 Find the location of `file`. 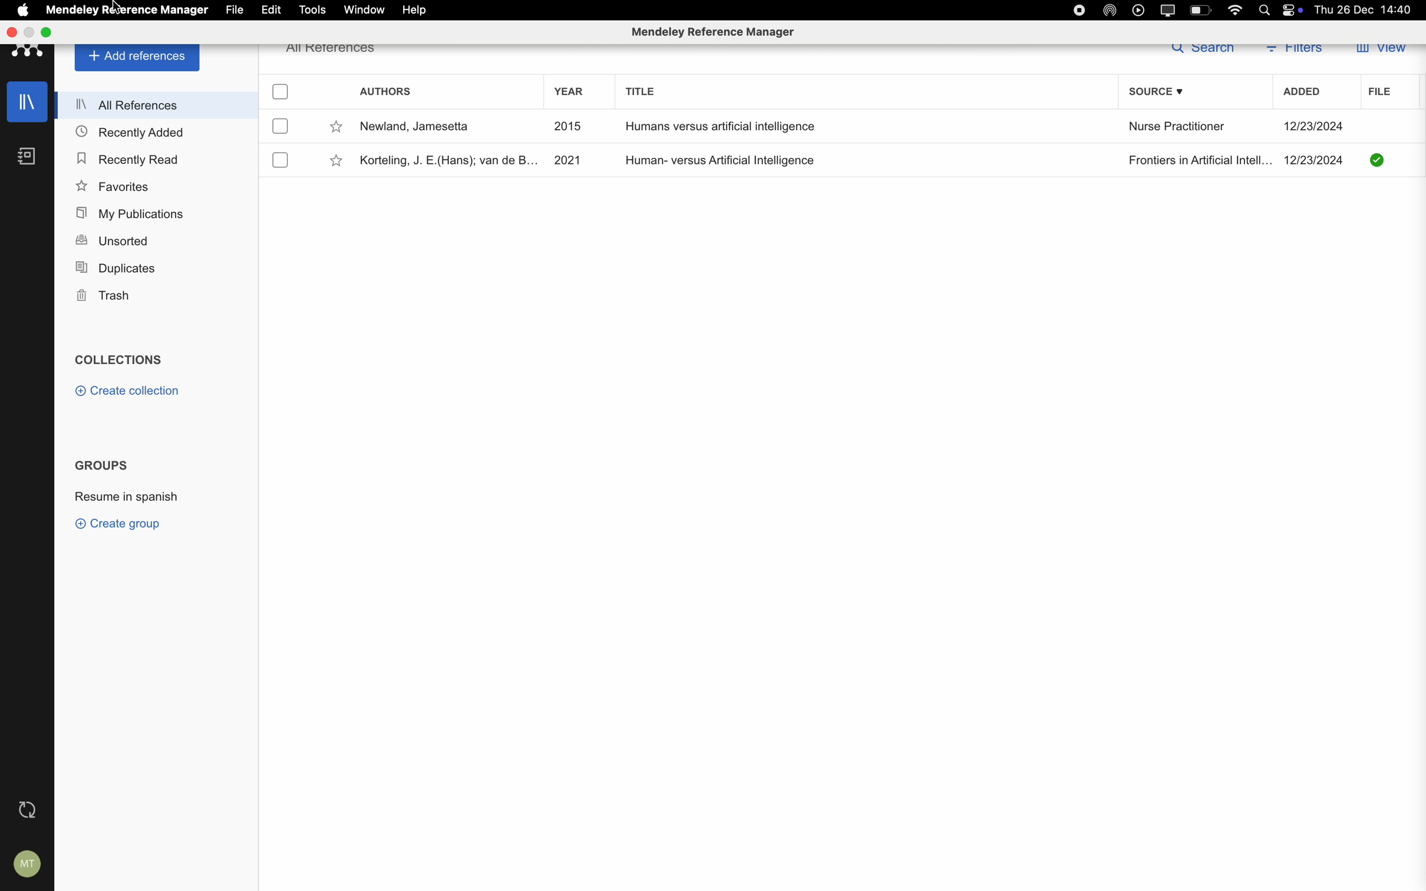

file is located at coordinates (1376, 93).